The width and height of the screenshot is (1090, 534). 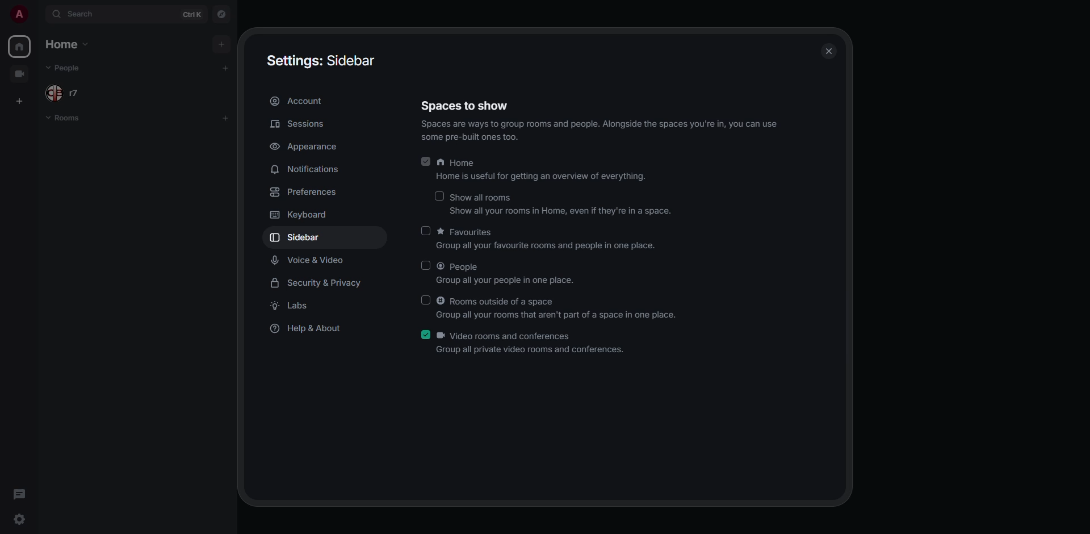 I want to click on spaces to show, so click(x=601, y=118).